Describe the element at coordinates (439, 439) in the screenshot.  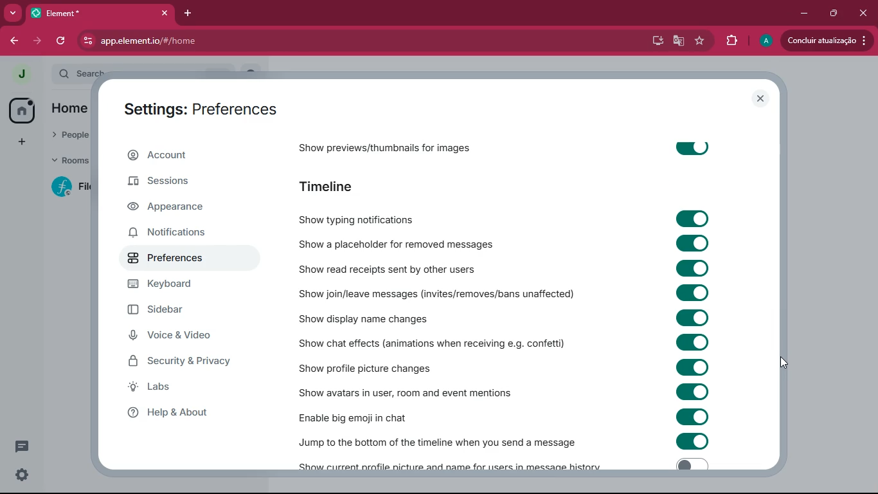
I see `jump to the bottom of the timeline when you send a message` at that location.